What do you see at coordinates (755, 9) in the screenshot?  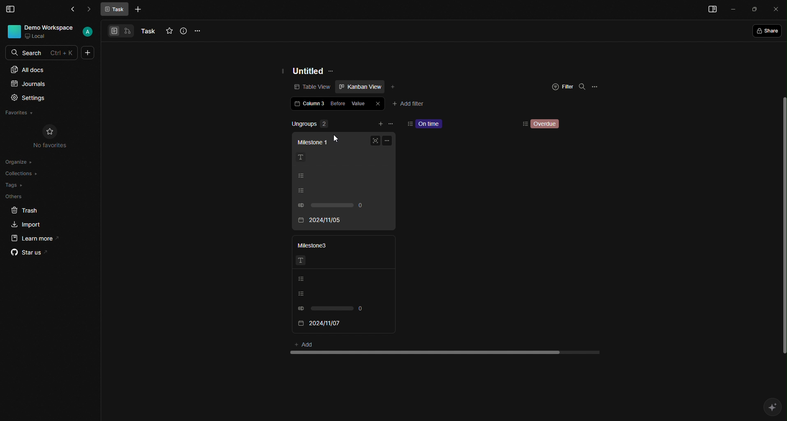 I see `Box` at bounding box center [755, 9].